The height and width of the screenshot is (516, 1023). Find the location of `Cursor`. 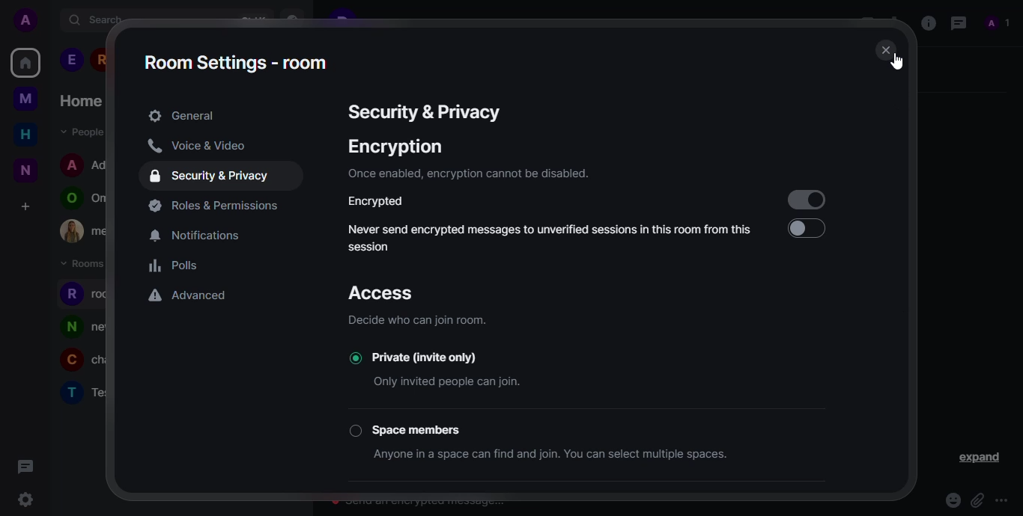

Cursor is located at coordinates (898, 61).